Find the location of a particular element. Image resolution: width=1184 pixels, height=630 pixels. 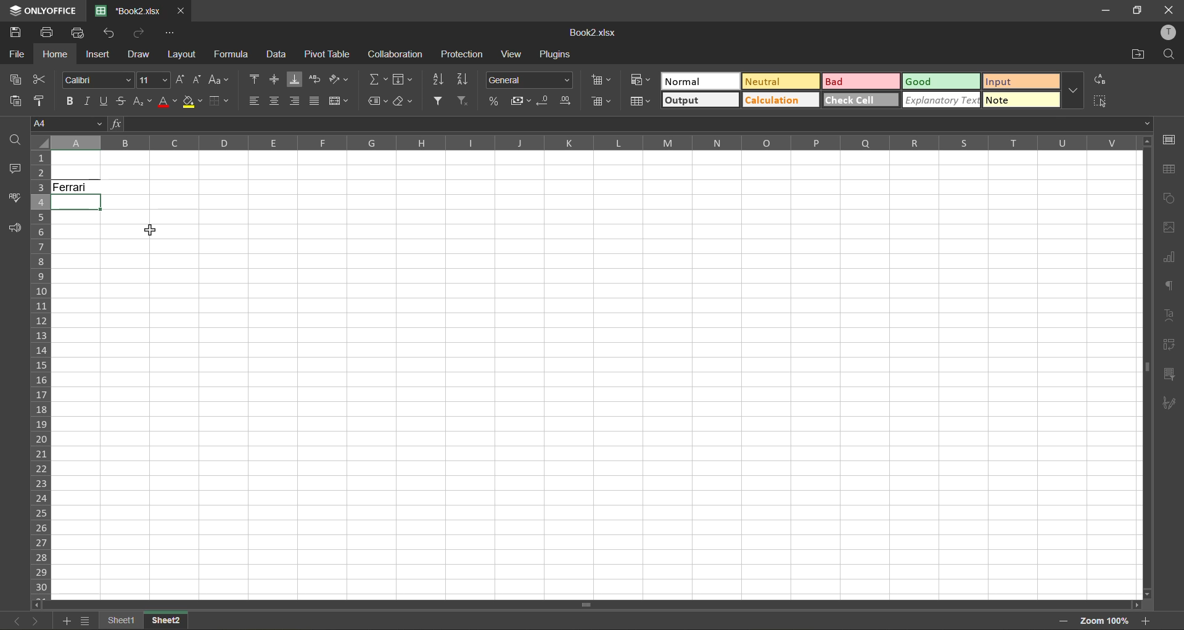

text is located at coordinates (1166, 314).